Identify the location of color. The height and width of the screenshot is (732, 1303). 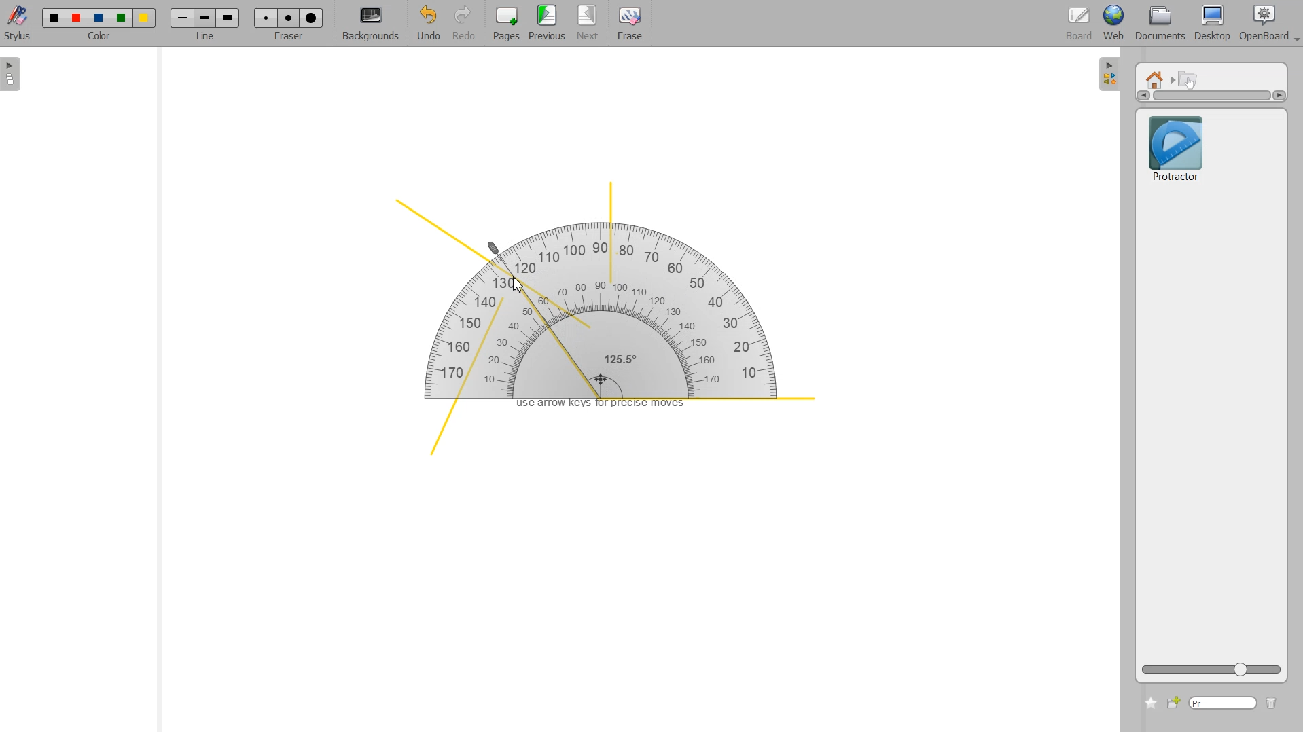
(101, 38).